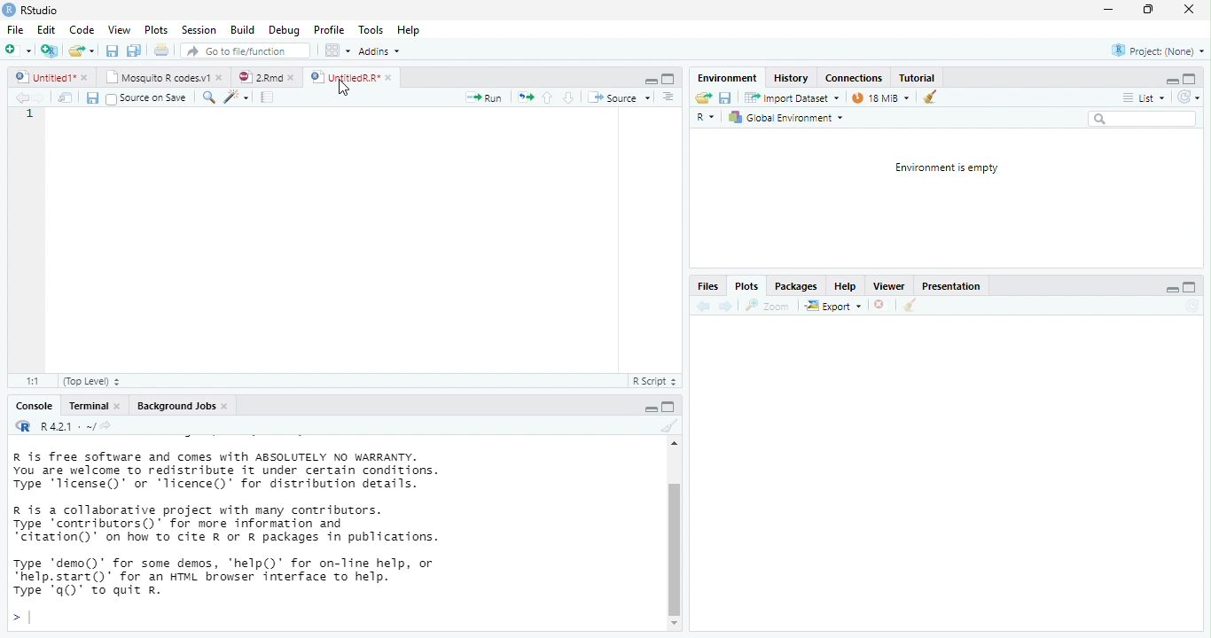 This screenshot has height=638, width=1211. I want to click on 1:1, so click(30, 382).